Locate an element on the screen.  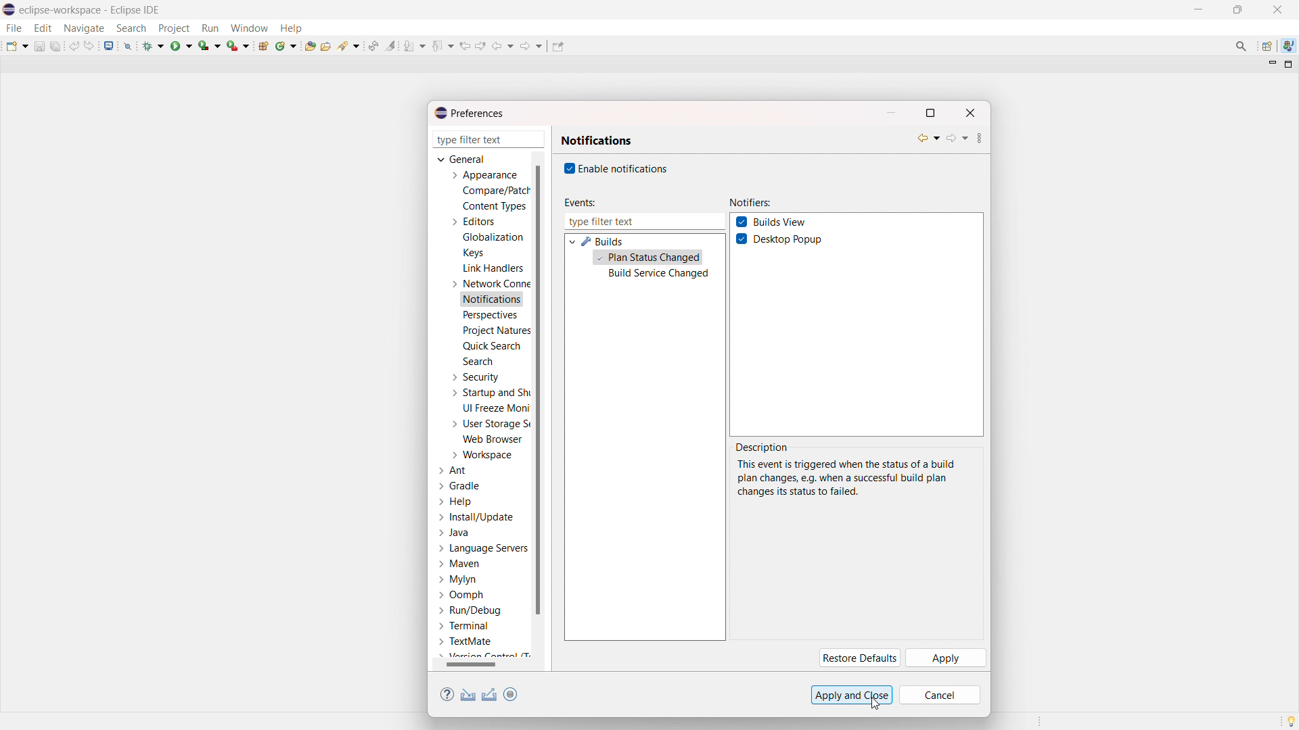
forward is located at coordinates (957, 138).